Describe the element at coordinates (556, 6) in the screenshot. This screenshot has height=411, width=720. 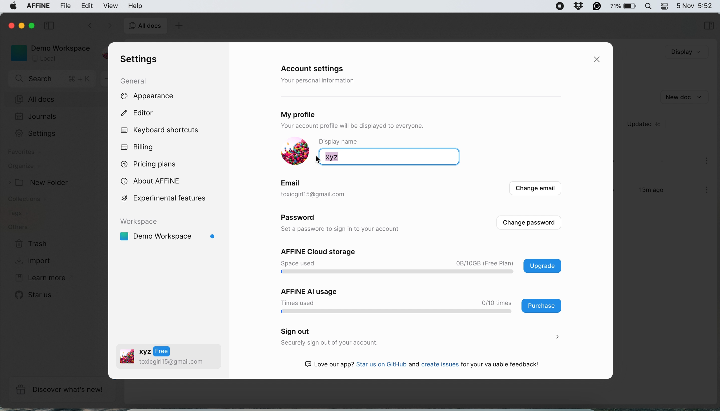
I see `screen recorder` at that location.